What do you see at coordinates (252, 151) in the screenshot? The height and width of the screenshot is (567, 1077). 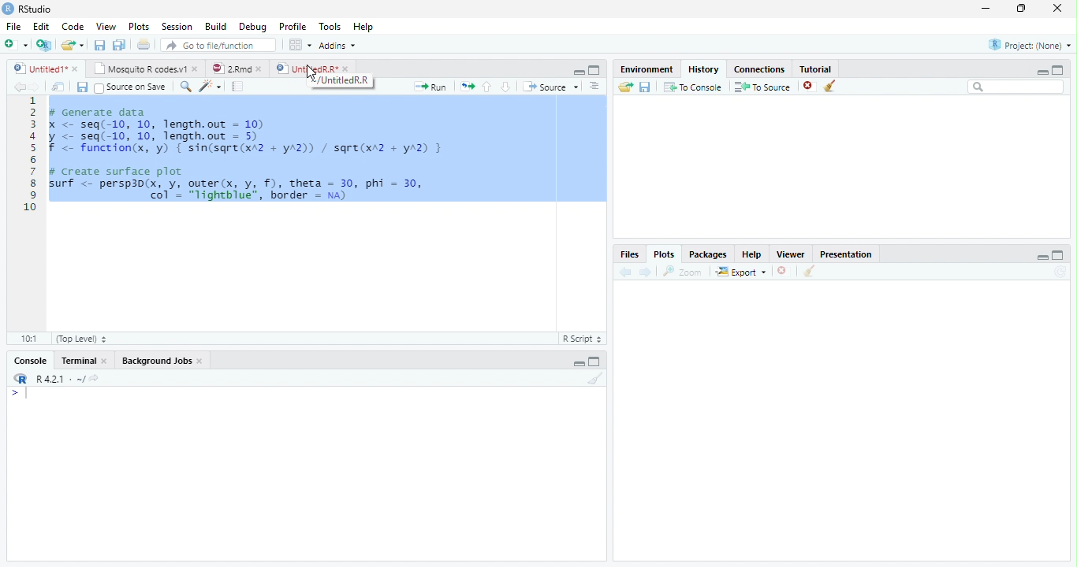 I see `# Generate data

x <- 5eq(-10, 10, length.out = 10)

y <- 5eq(-10, 10, length.out = 5)

f <- function(x, y) { sin(sqrt(xA2 + yA2)) / sqrt(xA2 + yA2) }

# create surface plot

surf <- persp3o(x, y, outer(x, y, f), theta = 30, phi = 30,
col = "Tightbiue", border = NA)` at bounding box center [252, 151].